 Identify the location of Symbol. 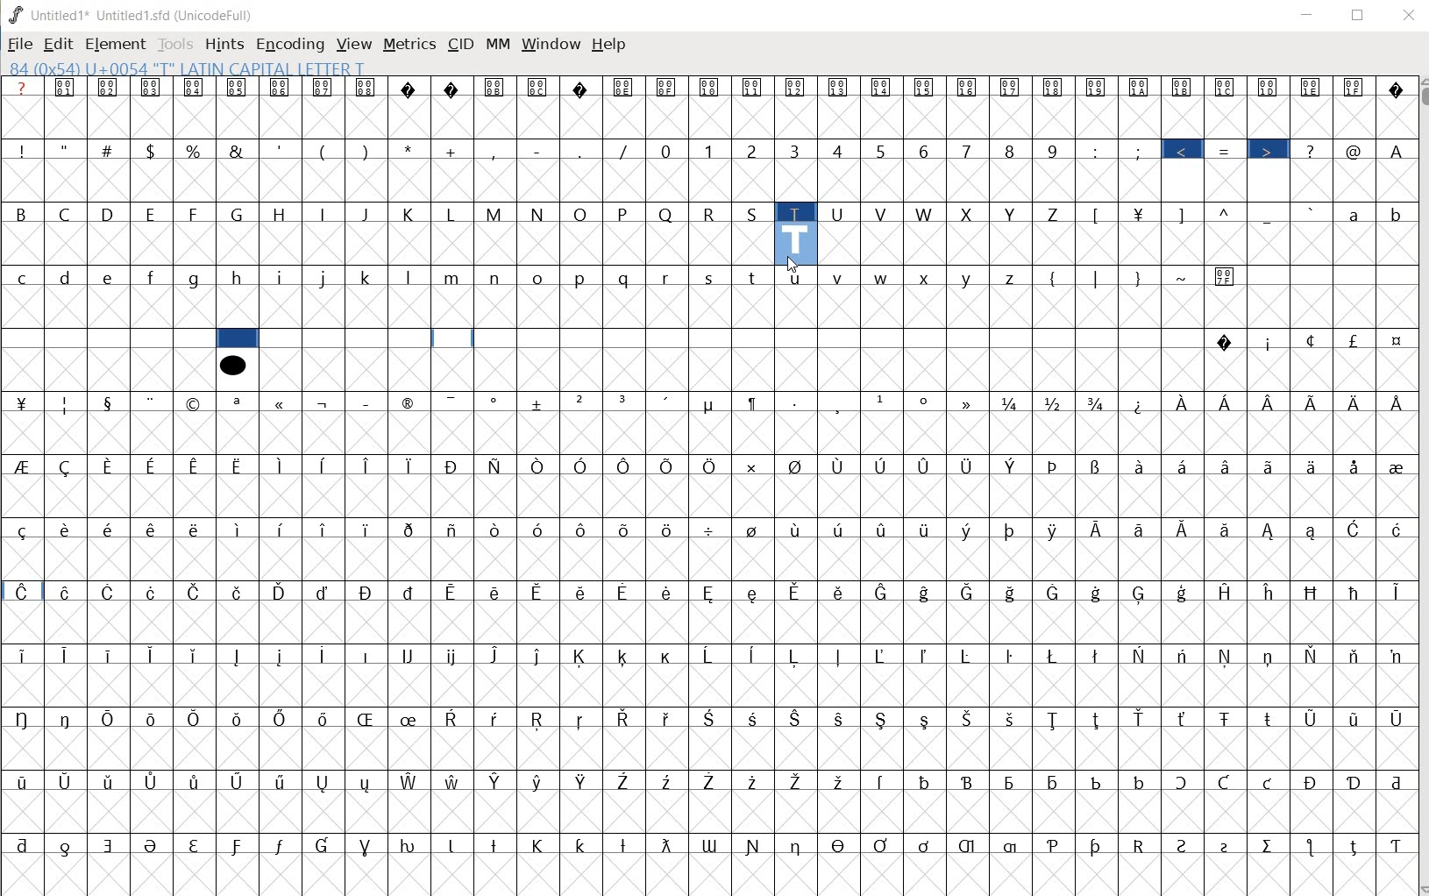
(21, 530).